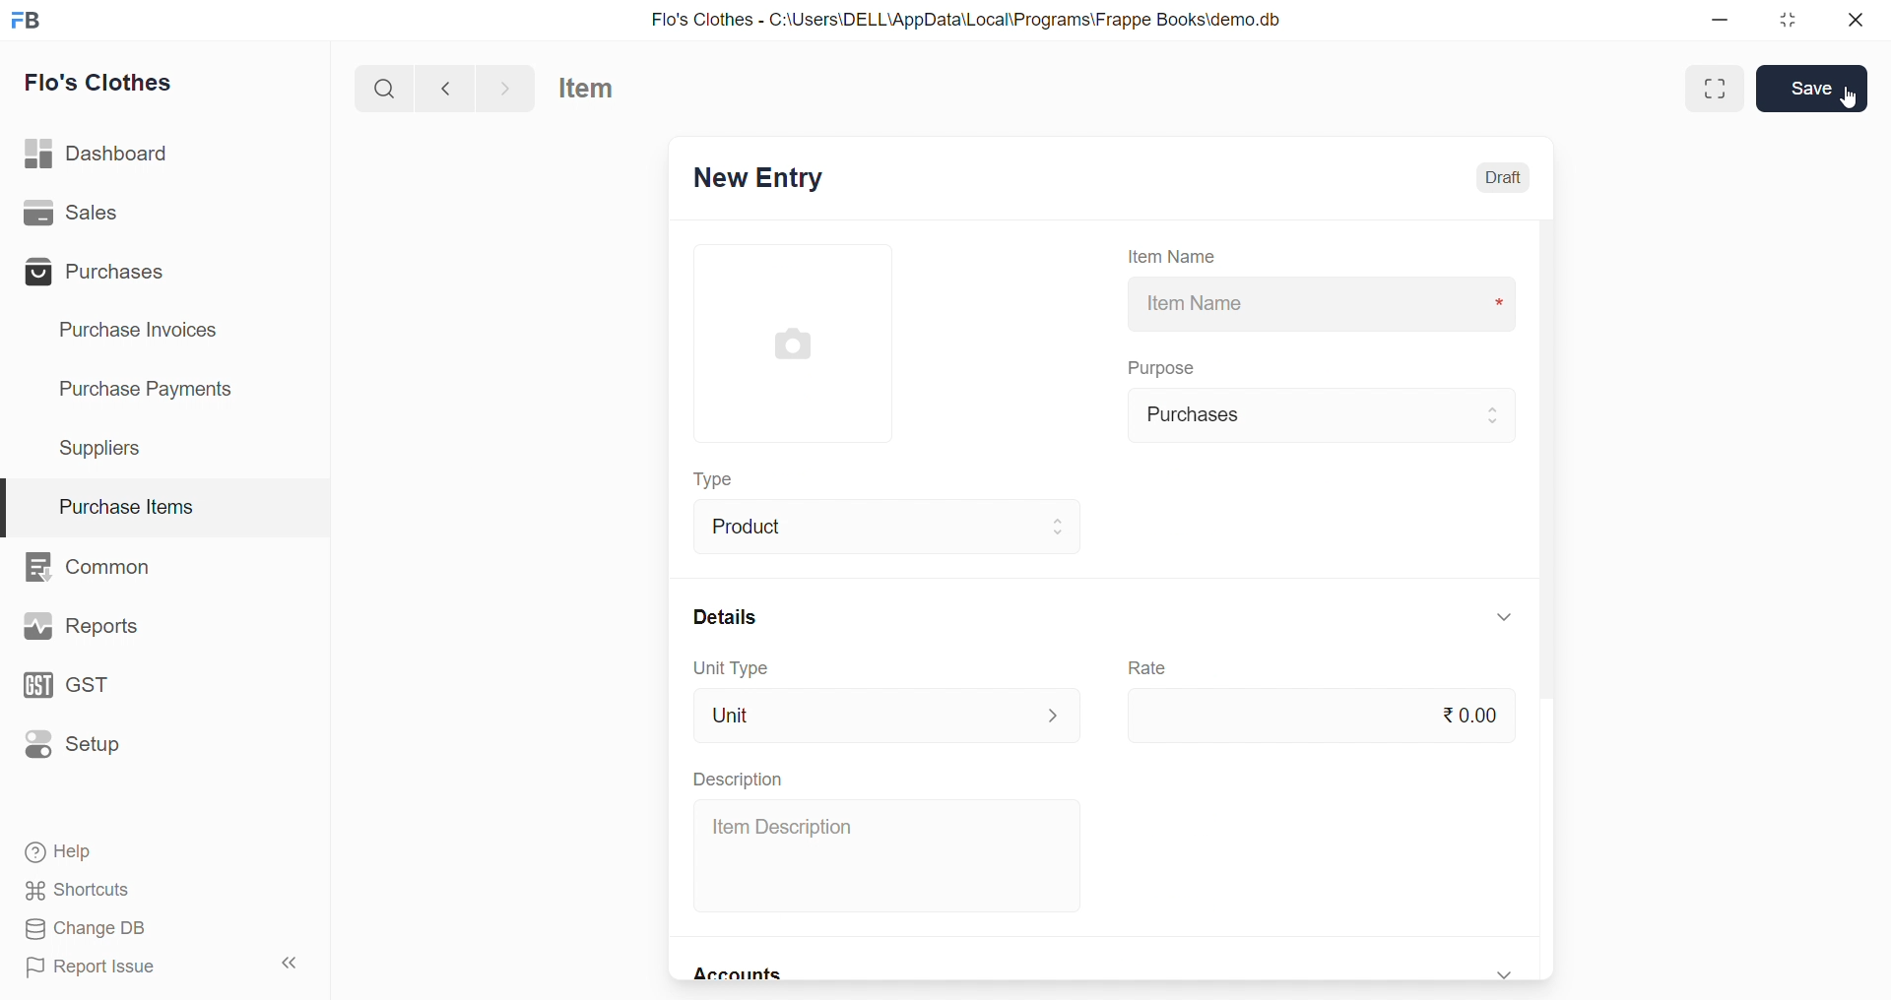 The image size is (1891, 1000). Describe the element at coordinates (1506, 177) in the screenshot. I see `Draft` at that location.